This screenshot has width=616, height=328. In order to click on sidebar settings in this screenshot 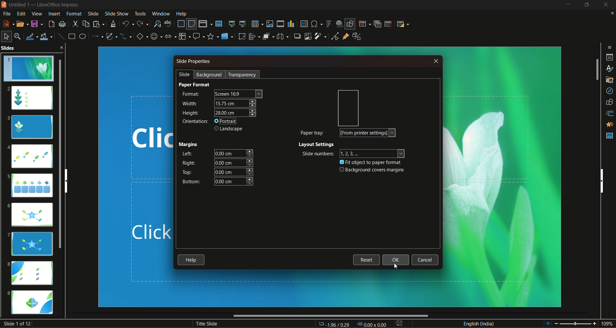, I will do `click(610, 47)`.